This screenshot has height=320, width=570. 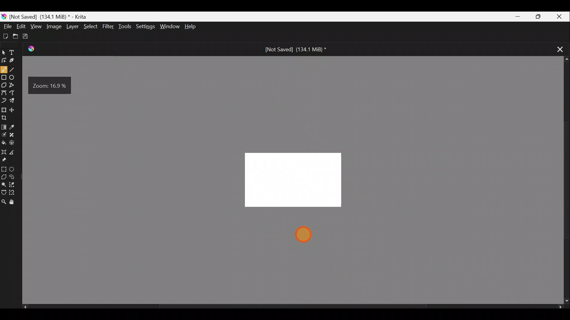 What do you see at coordinates (4, 191) in the screenshot?
I see `Bezier curve selection tool` at bounding box center [4, 191].